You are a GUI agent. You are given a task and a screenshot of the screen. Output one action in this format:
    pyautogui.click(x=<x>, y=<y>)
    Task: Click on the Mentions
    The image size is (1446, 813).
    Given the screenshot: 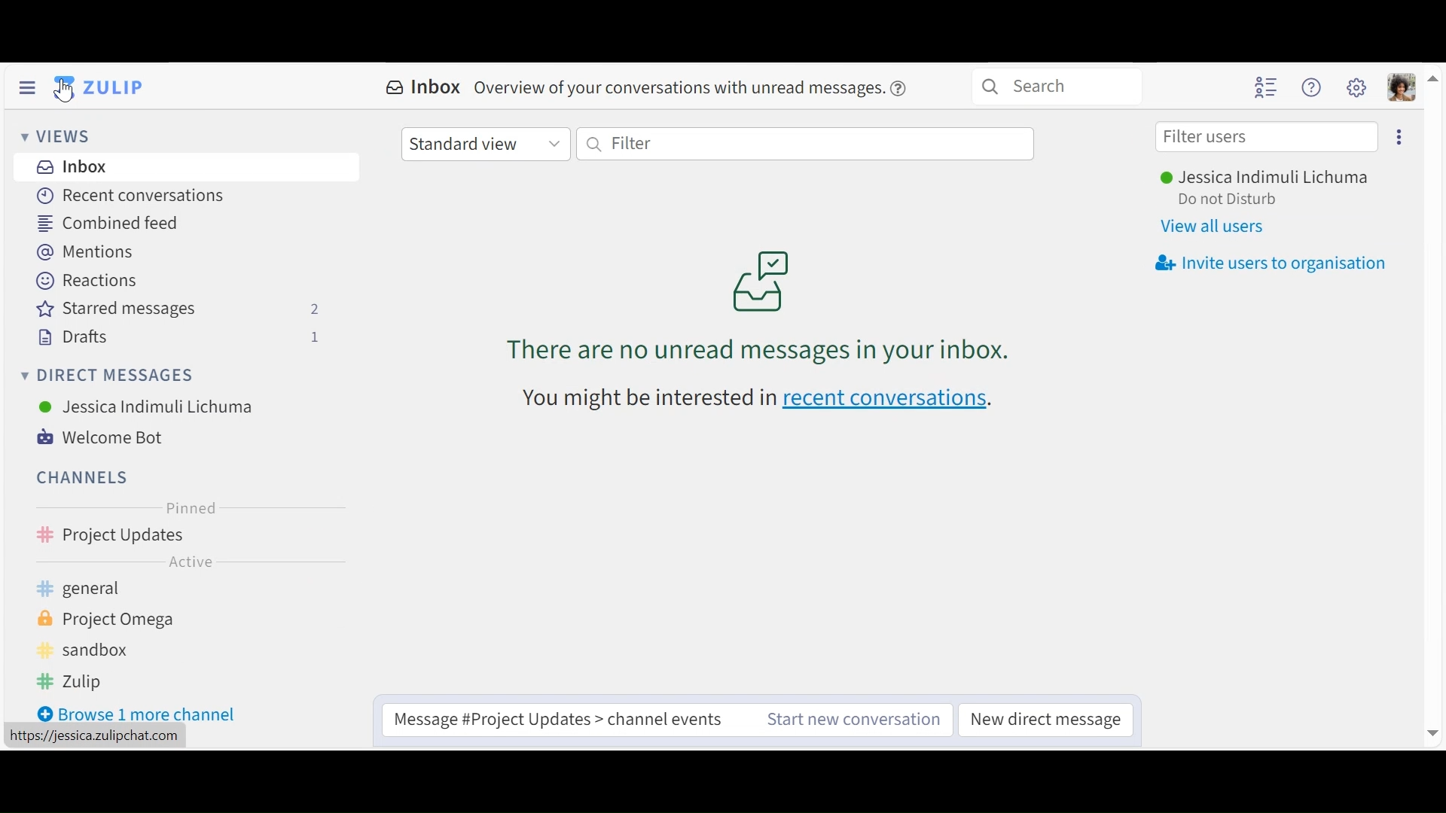 What is the action you would take?
    pyautogui.click(x=84, y=253)
    